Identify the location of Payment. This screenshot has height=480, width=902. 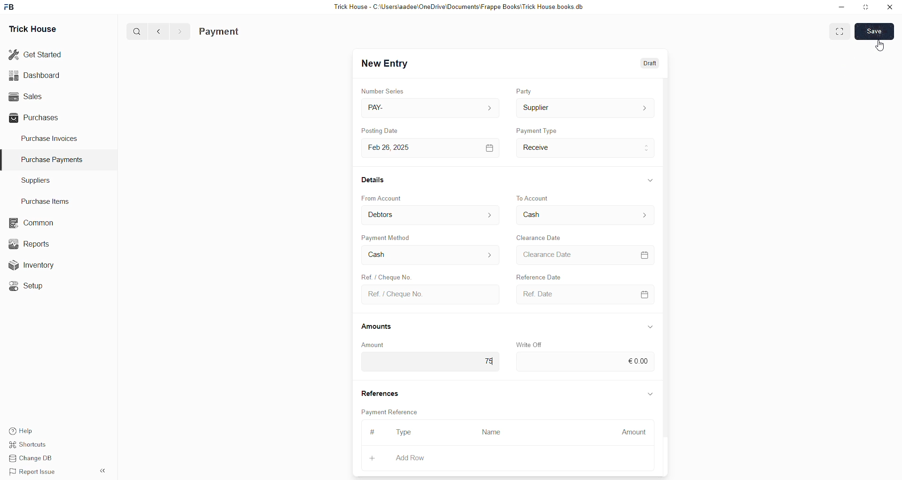
(221, 31).